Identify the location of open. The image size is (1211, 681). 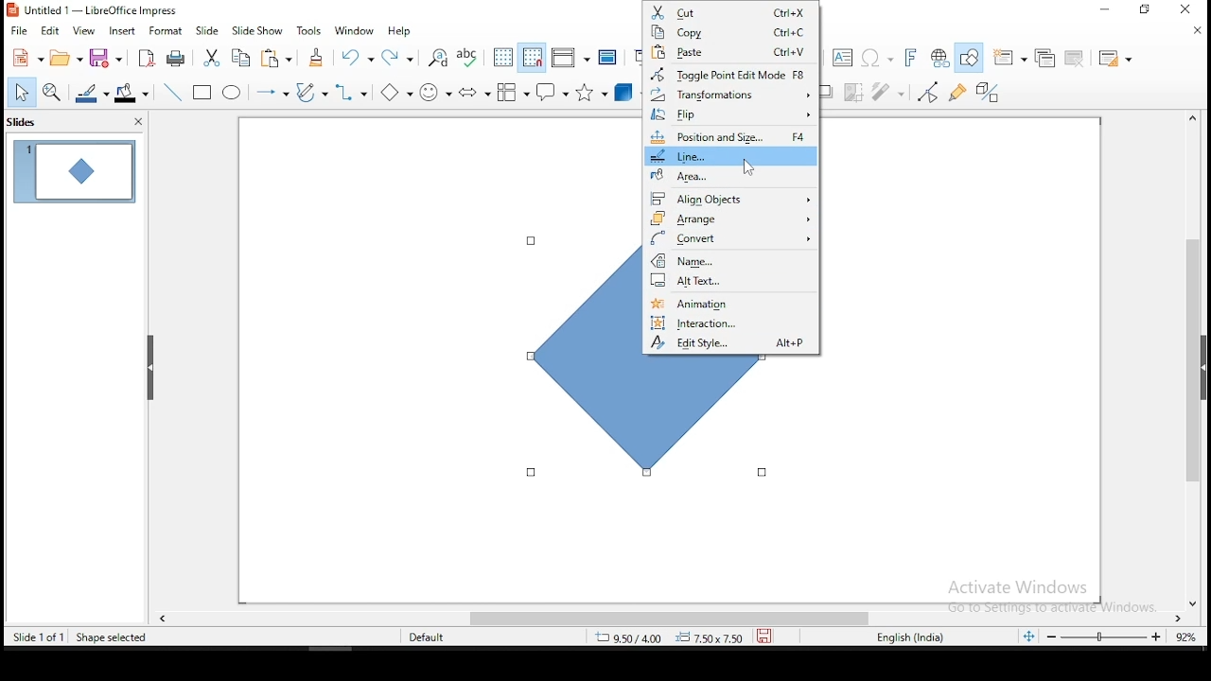
(64, 58).